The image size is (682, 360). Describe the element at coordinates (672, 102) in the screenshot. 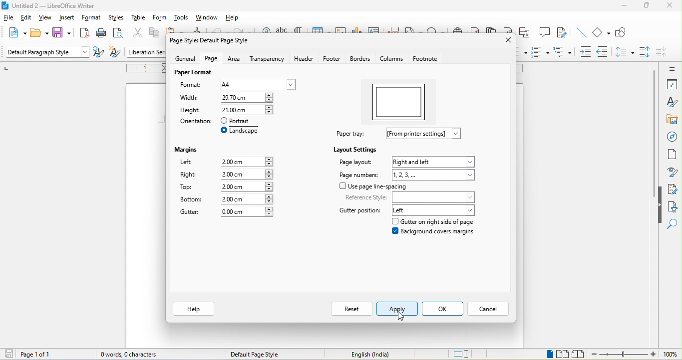

I see `styles` at that location.